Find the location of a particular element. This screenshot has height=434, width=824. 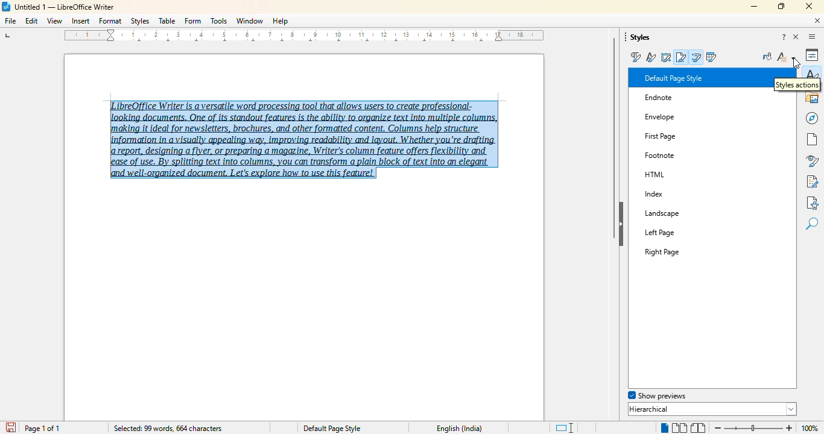

styles is located at coordinates (140, 21).